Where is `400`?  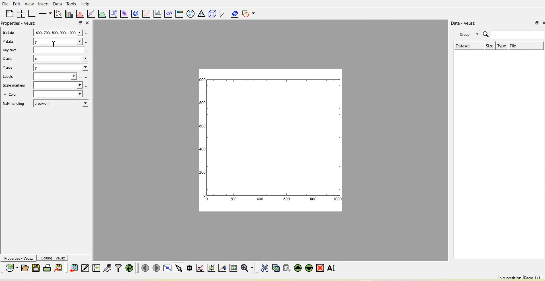
400 is located at coordinates (203, 148).